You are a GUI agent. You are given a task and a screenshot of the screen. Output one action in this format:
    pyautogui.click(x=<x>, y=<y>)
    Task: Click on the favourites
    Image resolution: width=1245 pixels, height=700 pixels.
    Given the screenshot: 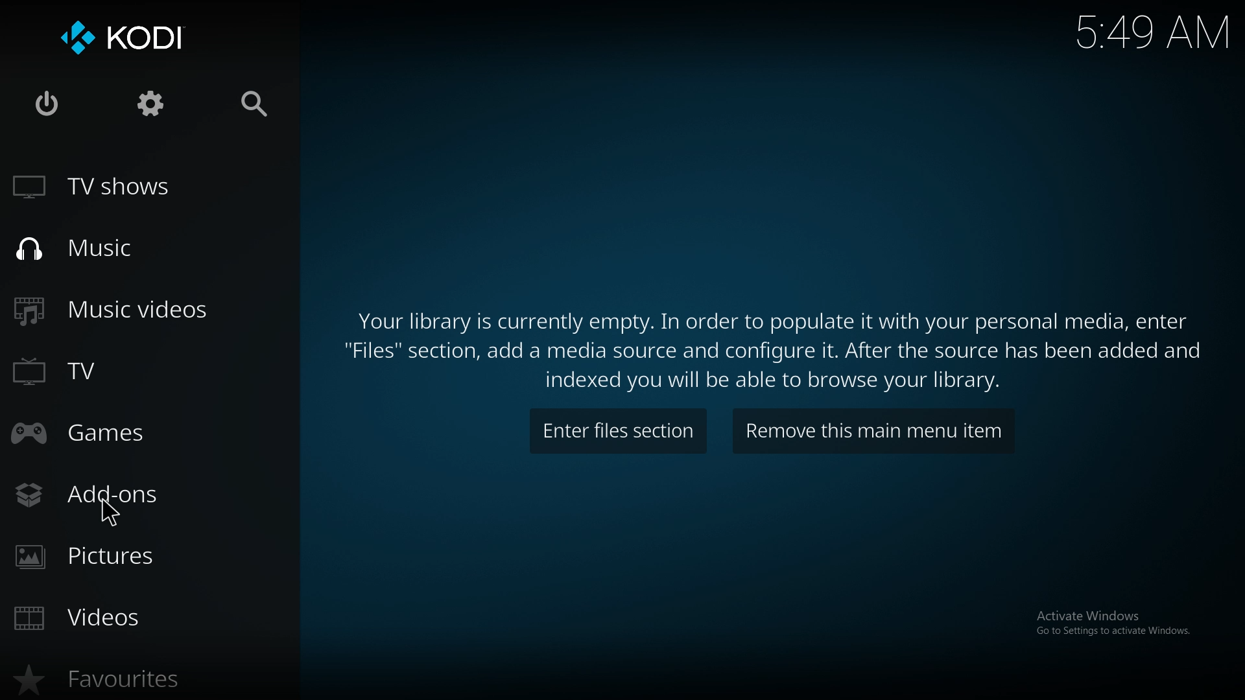 What is the action you would take?
    pyautogui.click(x=107, y=680)
    